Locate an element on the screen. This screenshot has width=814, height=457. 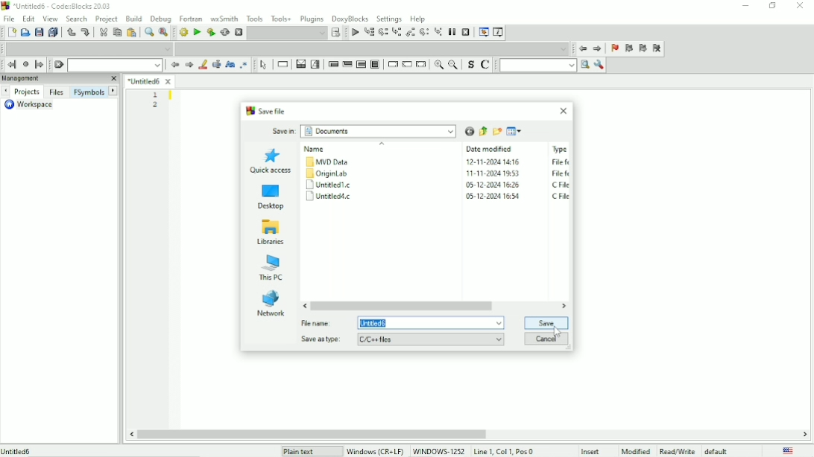
Drop down is located at coordinates (371, 48).